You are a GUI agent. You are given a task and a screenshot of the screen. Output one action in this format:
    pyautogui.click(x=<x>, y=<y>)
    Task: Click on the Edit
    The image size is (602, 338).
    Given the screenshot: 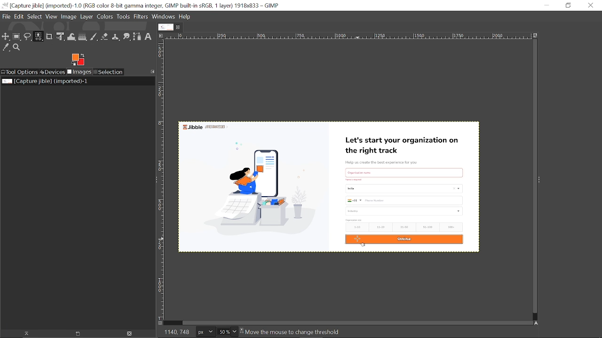 What is the action you would take?
    pyautogui.click(x=19, y=16)
    